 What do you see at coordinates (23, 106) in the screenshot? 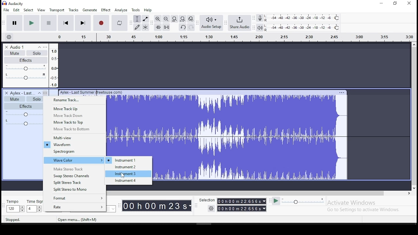
I see `effects` at bounding box center [23, 106].